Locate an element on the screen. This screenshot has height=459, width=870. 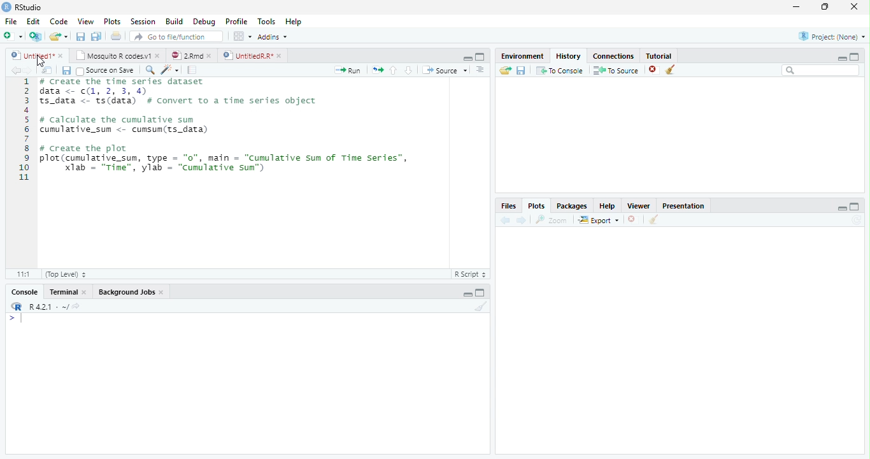
Build is located at coordinates (173, 22).